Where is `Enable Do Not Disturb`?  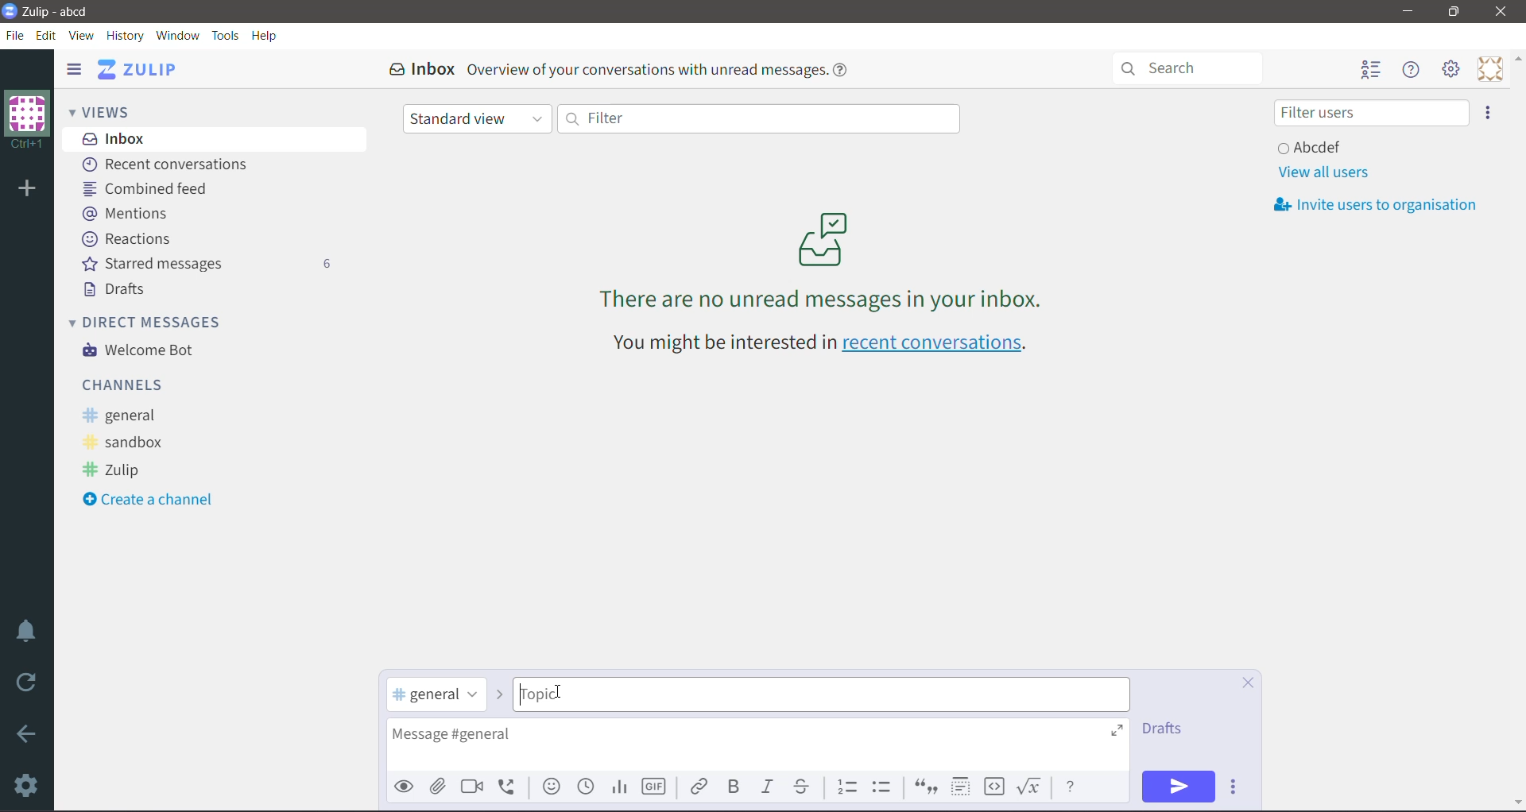
Enable Do Not Disturb is located at coordinates (27, 631).